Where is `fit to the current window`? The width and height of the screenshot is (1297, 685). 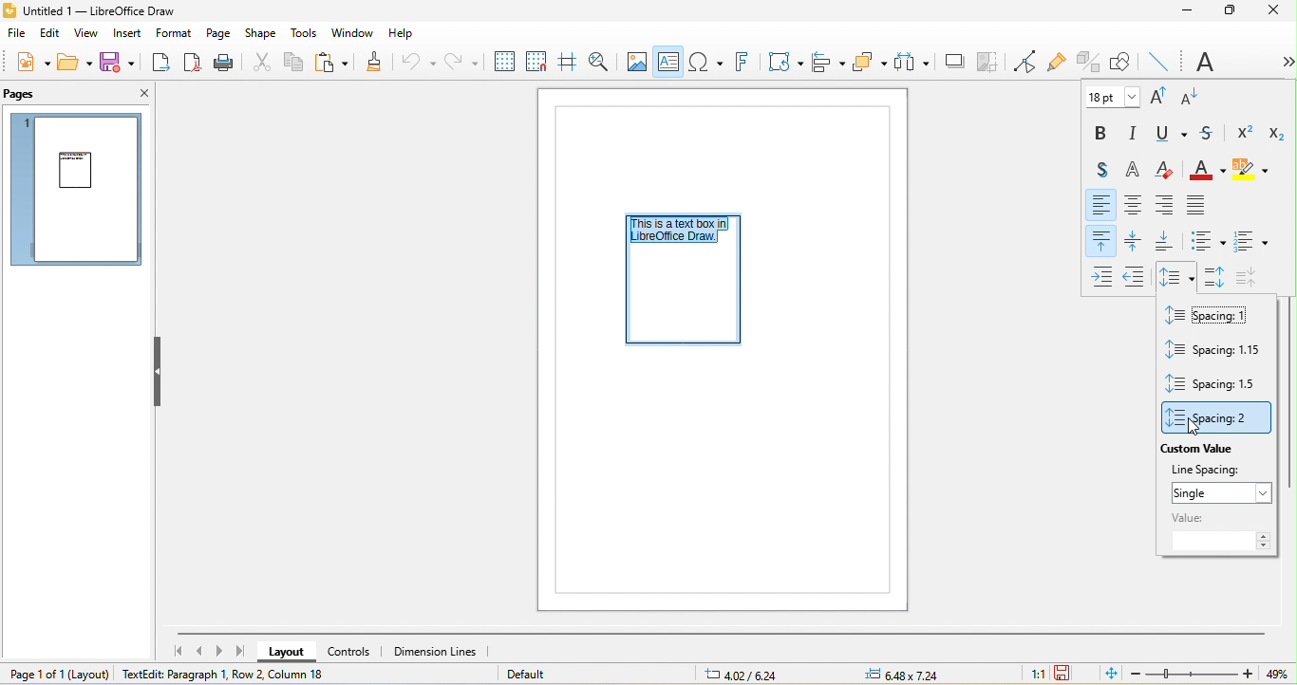
fit to the current window is located at coordinates (1108, 675).